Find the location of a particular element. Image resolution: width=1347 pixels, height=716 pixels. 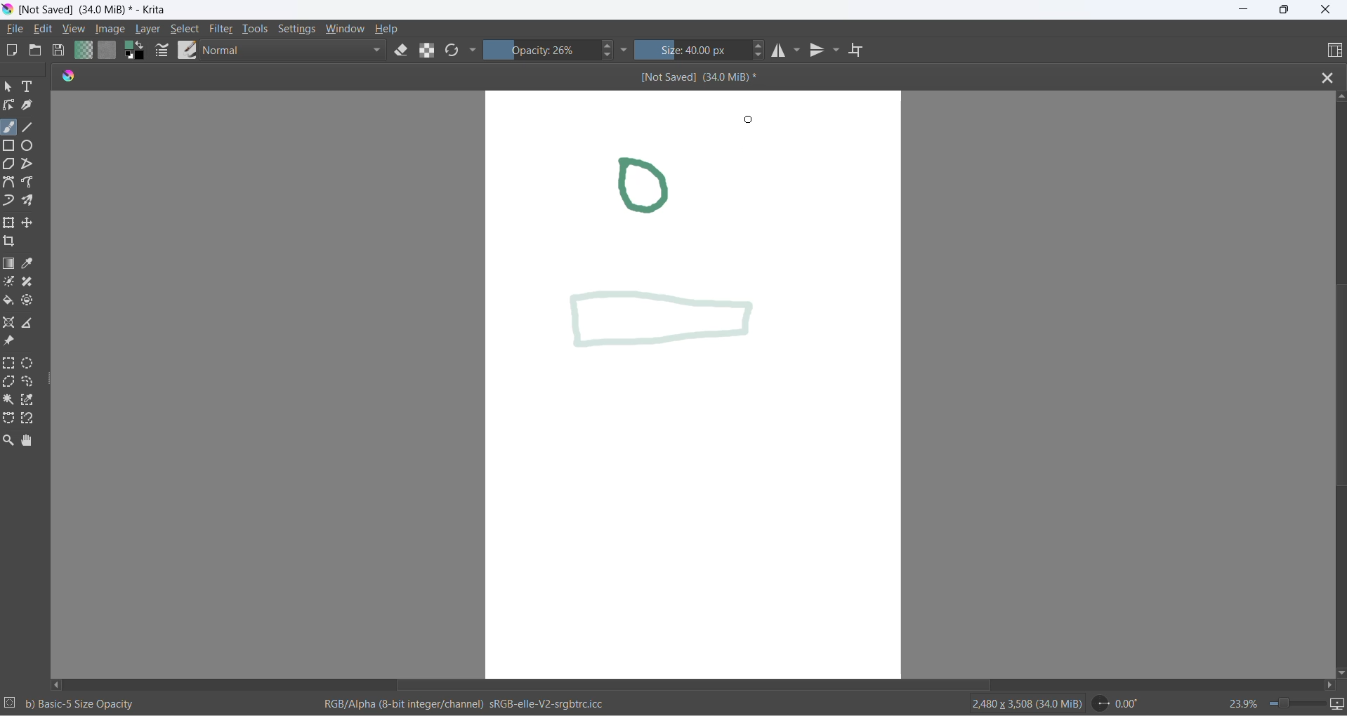

fill color is located at coordinates (11, 303).